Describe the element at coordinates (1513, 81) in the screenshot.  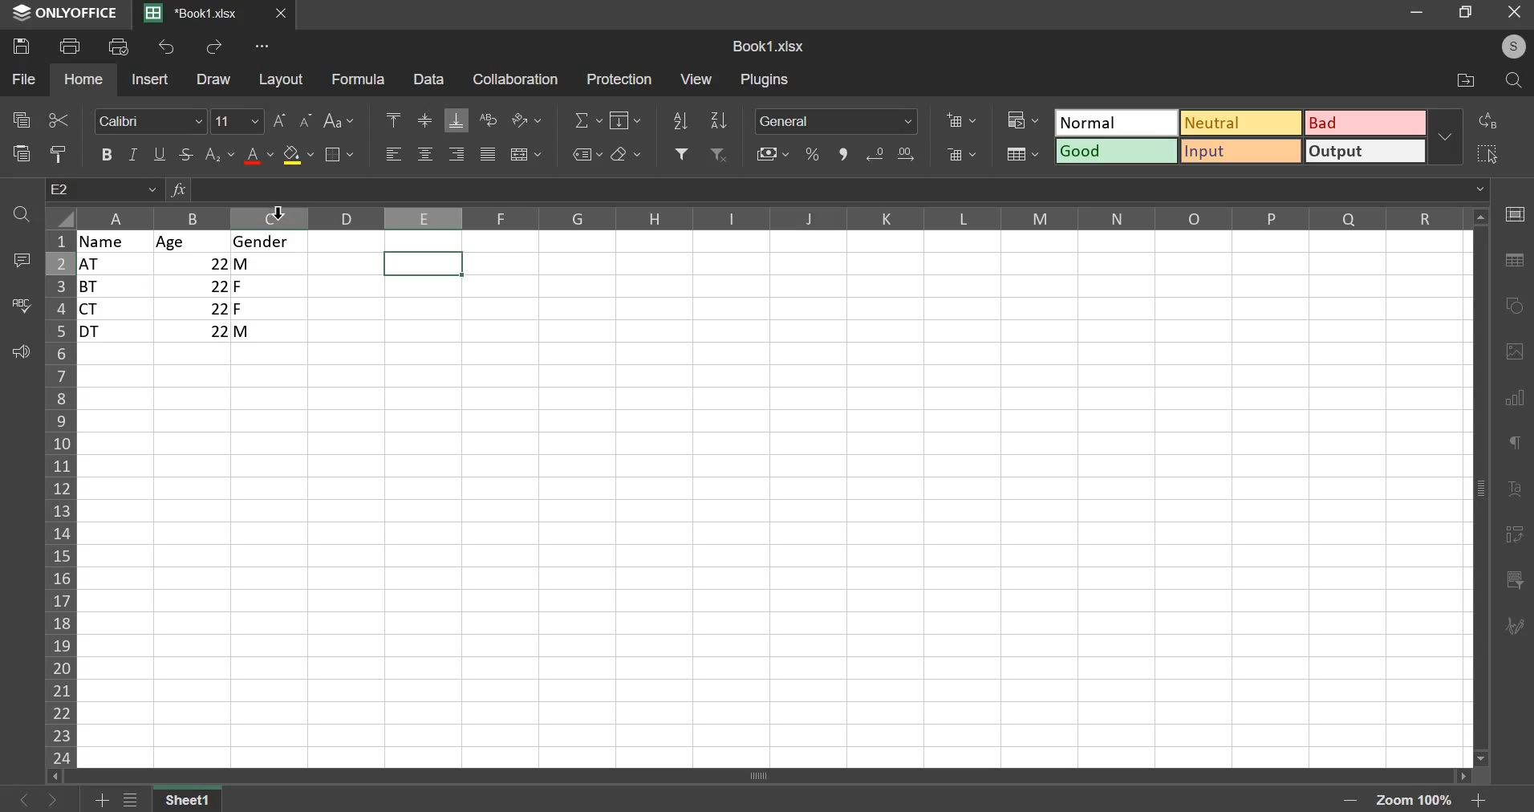
I see `find` at that location.